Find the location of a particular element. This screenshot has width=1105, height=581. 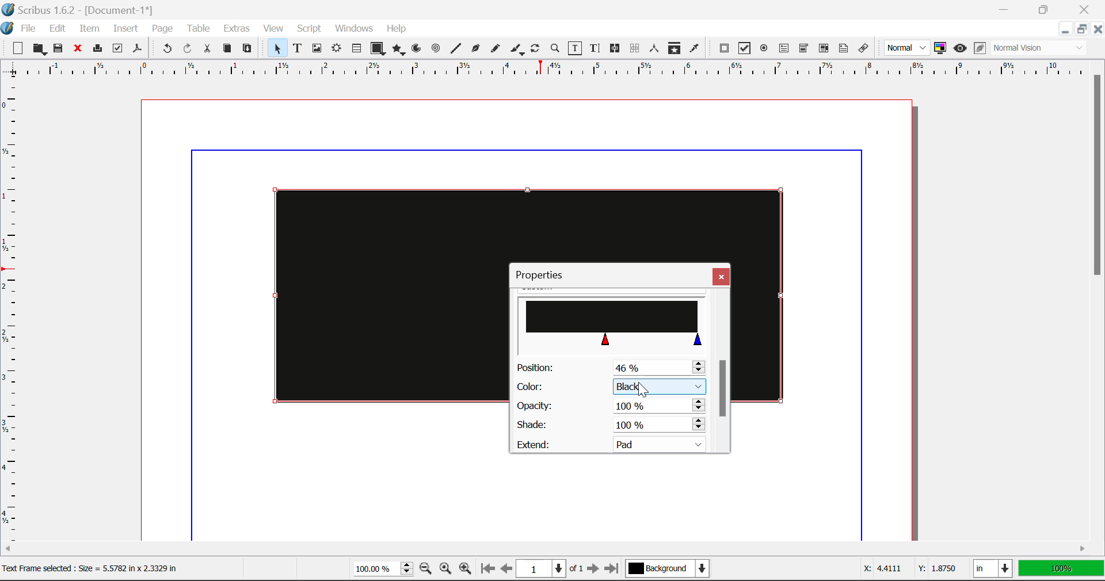

Scroll Bar is located at coordinates (1098, 300).